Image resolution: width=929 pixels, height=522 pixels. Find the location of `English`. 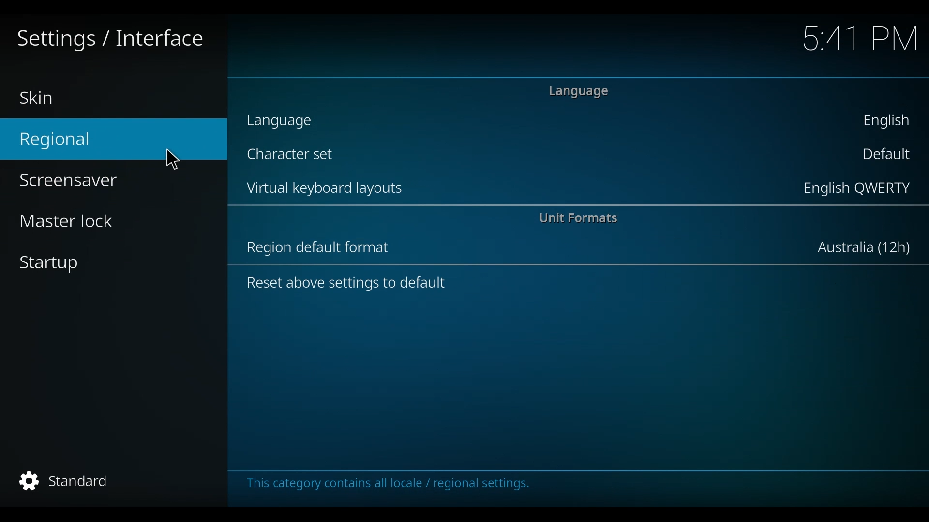

English is located at coordinates (890, 122).